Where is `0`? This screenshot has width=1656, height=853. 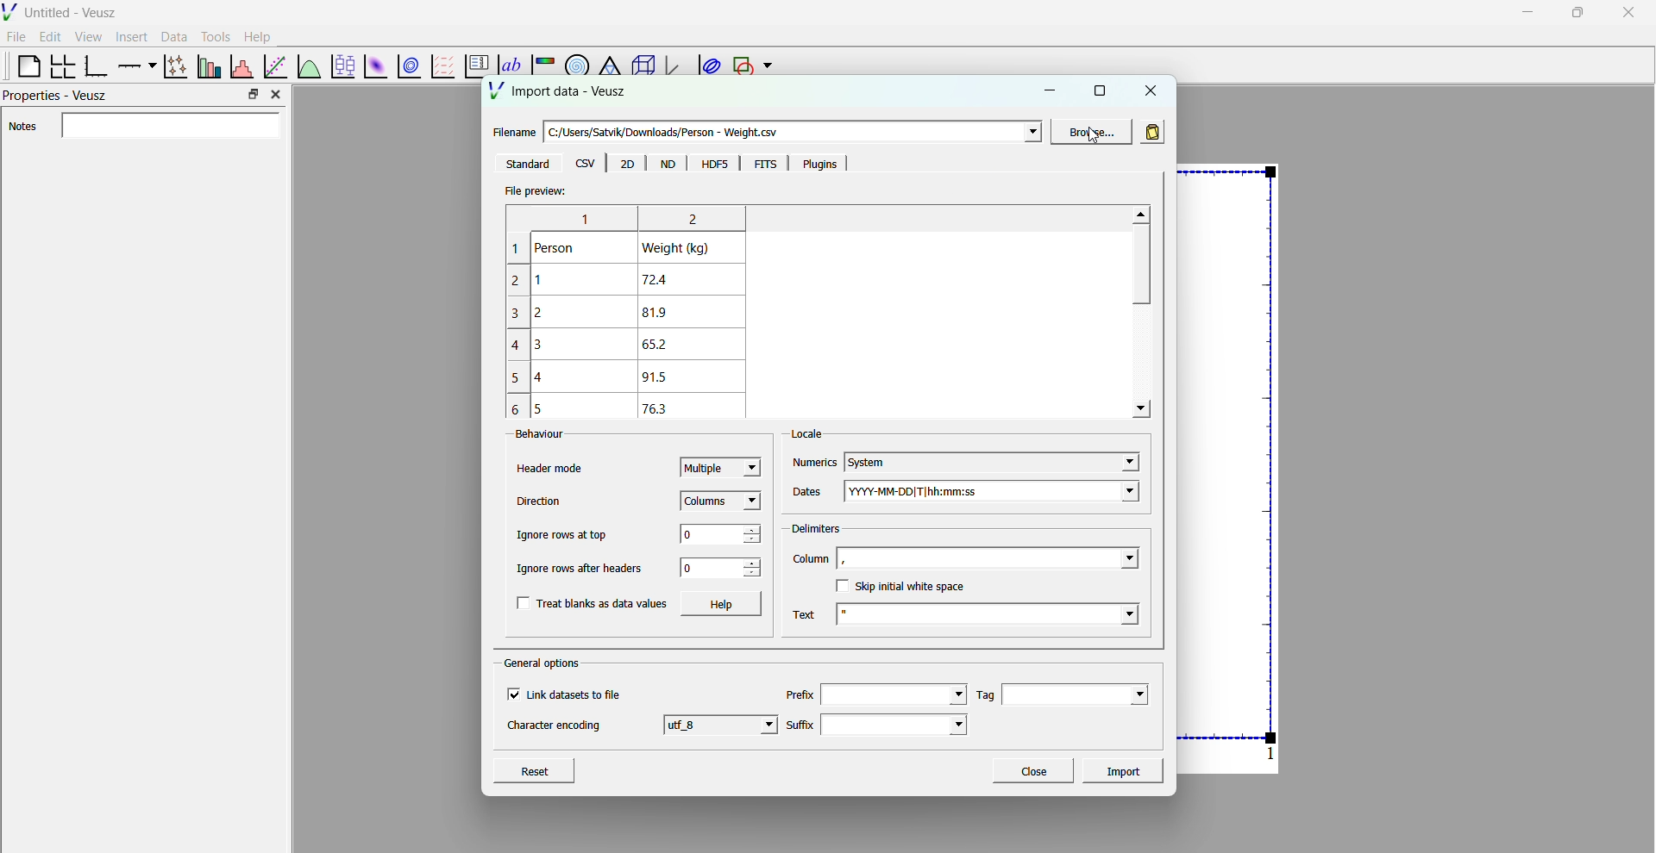
0 is located at coordinates (698, 534).